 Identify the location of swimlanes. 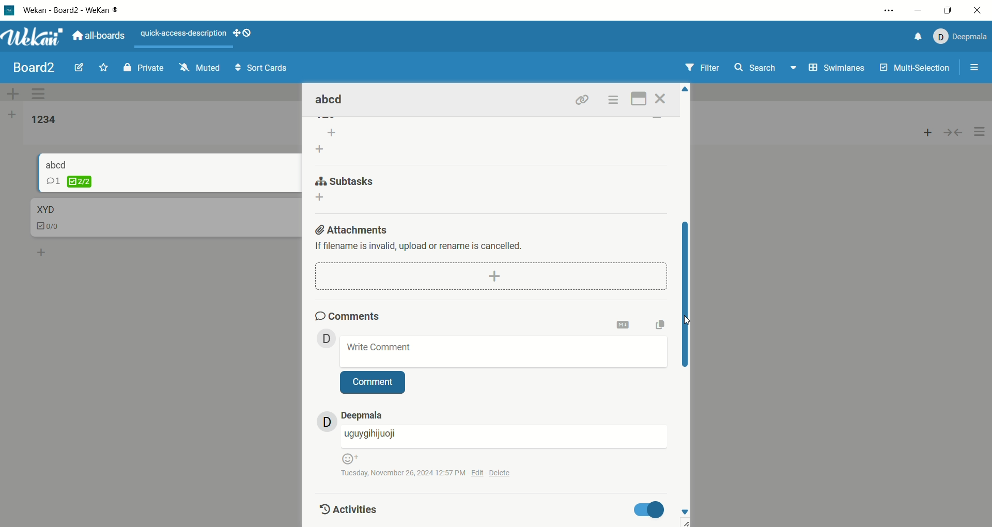
(838, 69).